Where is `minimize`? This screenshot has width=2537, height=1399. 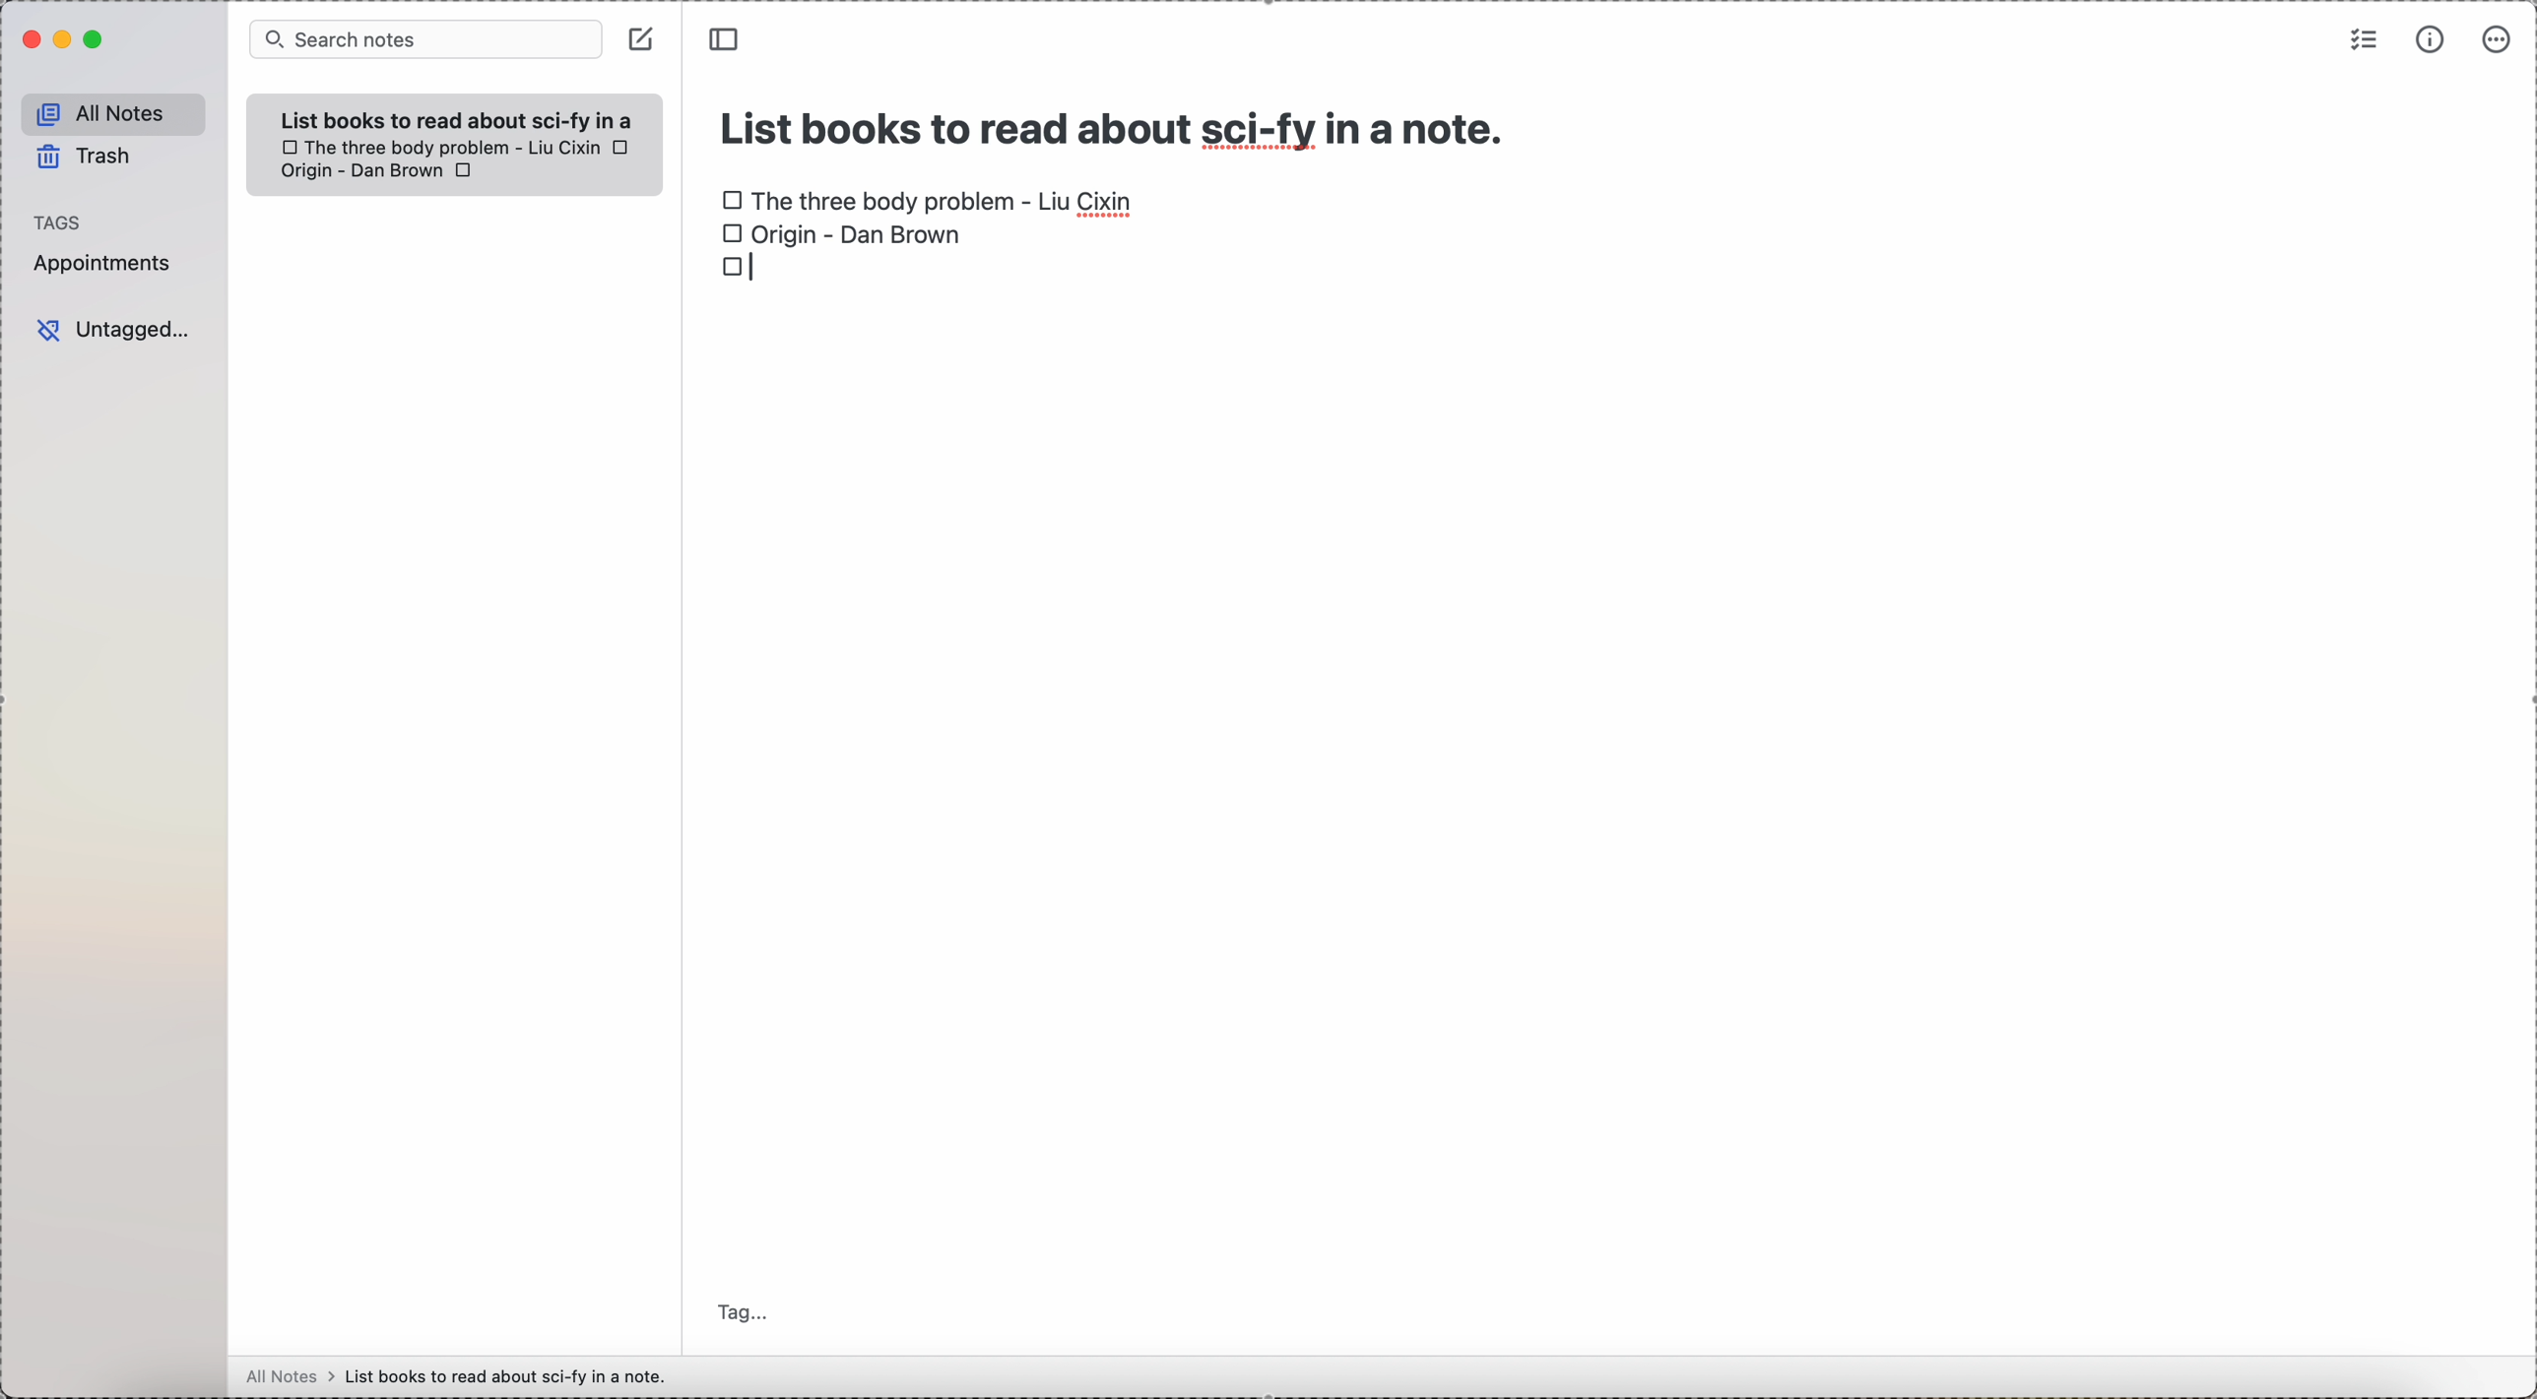 minimize is located at coordinates (59, 39).